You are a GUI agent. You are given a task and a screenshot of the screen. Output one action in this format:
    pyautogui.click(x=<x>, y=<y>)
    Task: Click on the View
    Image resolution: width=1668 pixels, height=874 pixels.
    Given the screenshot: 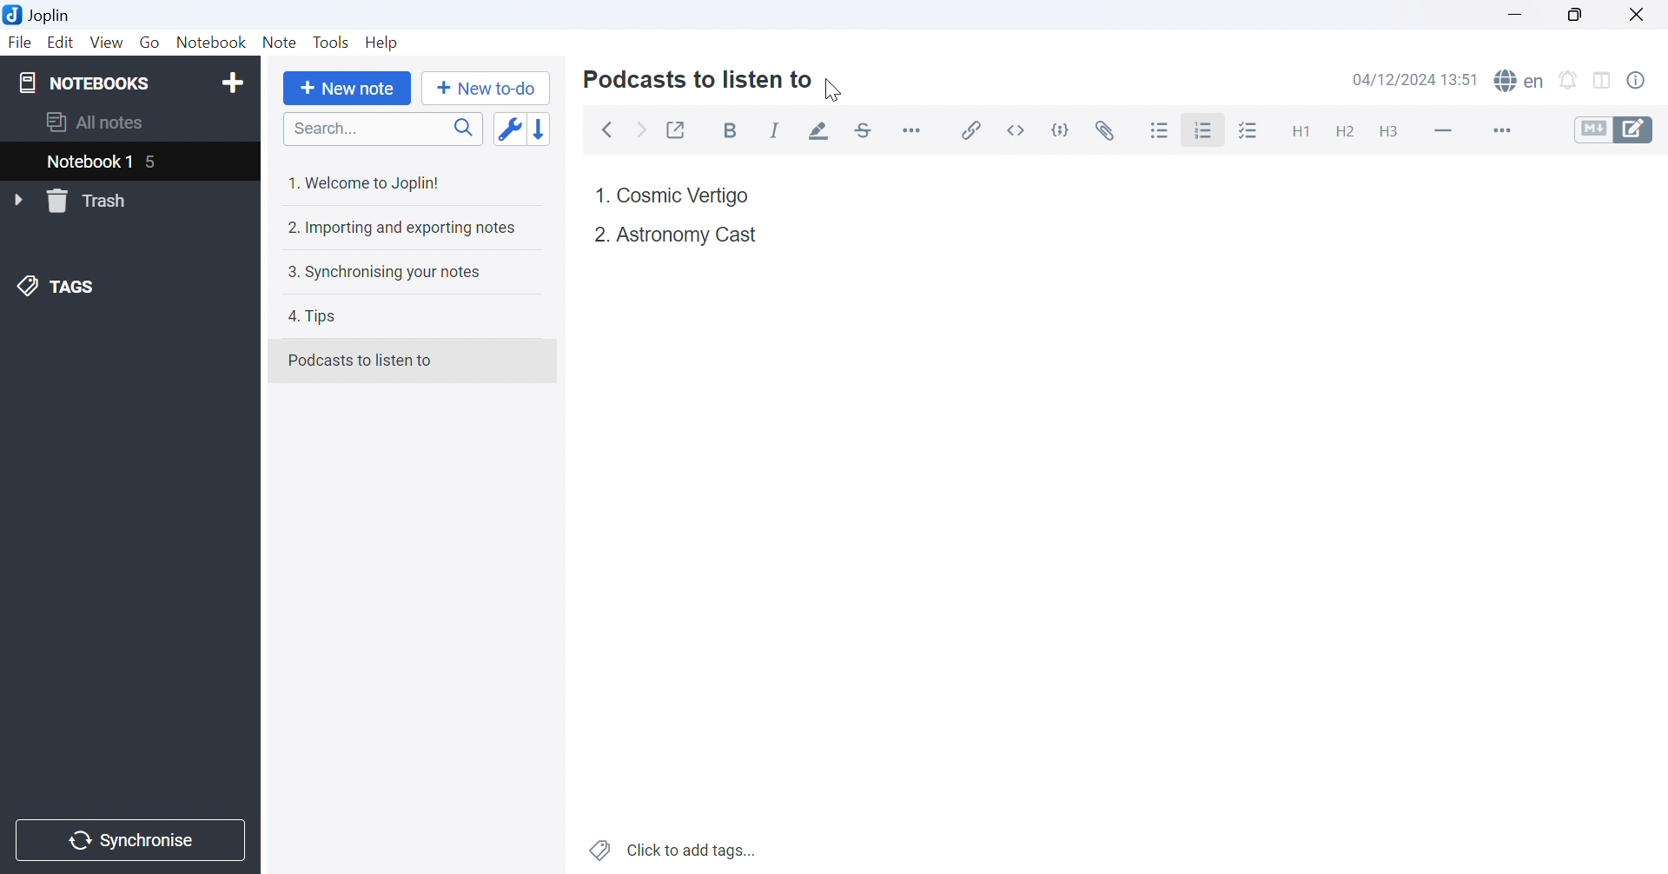 What is the action you would take?
    pyautogui.click(x=107, y=41)
    